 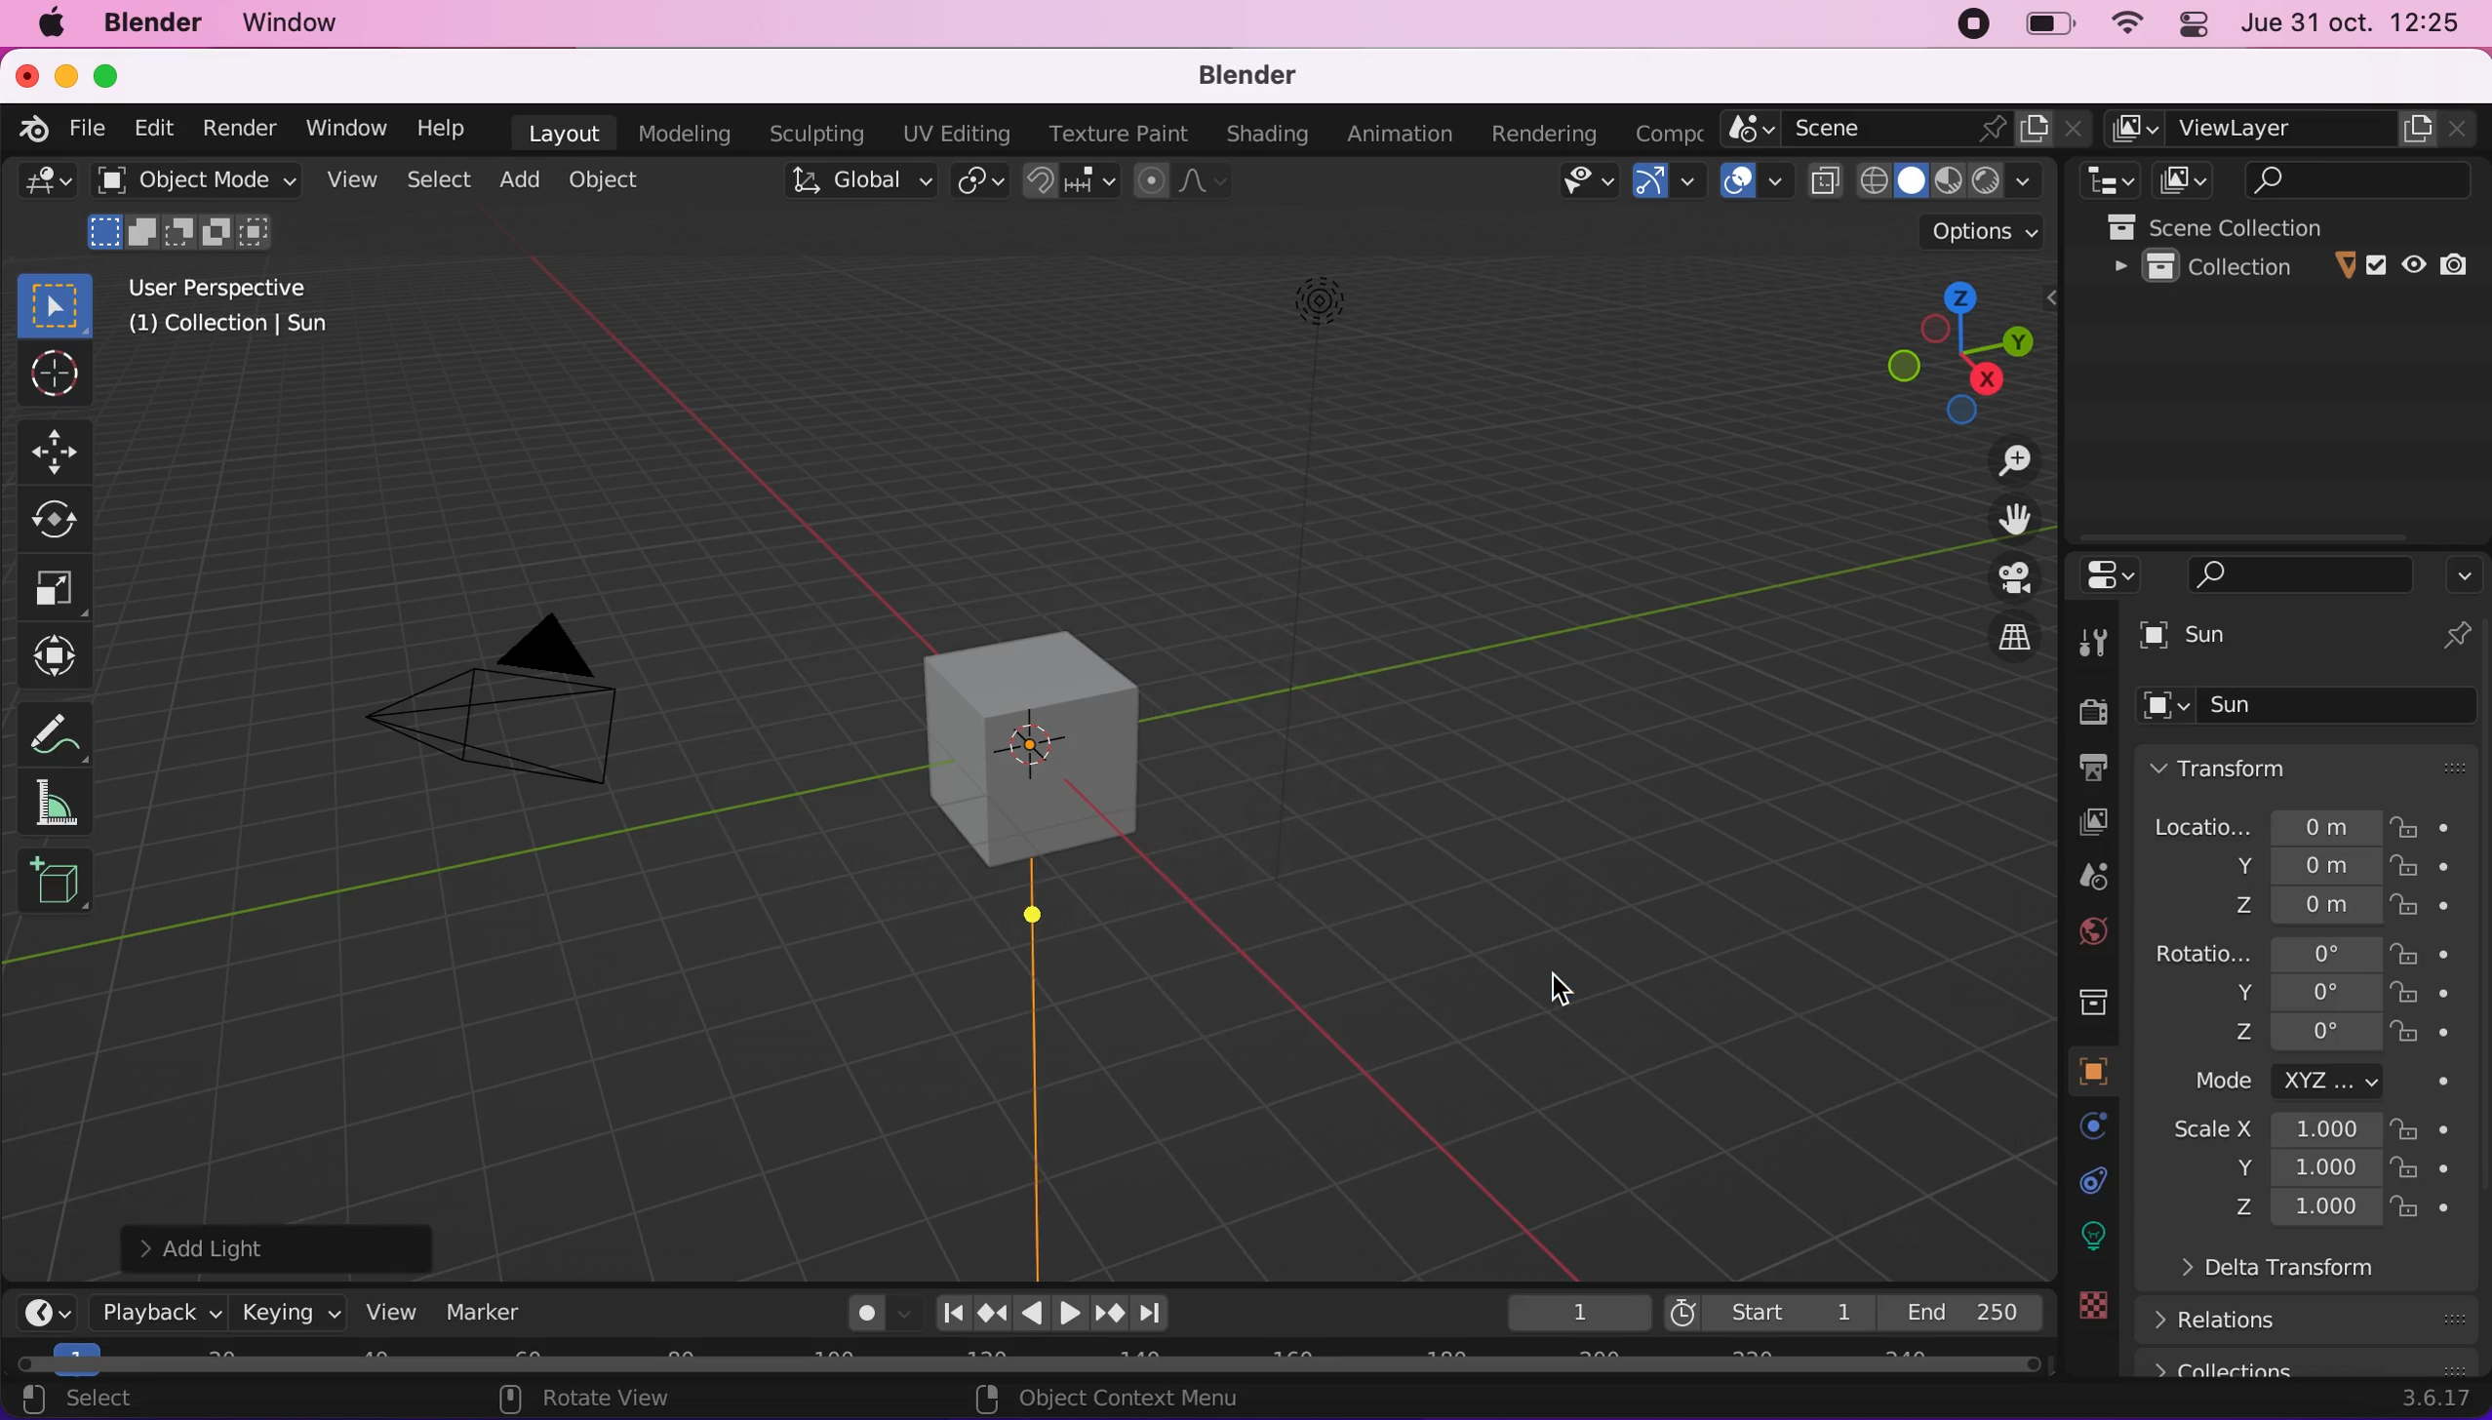 What do you see at coordinates (2085, 1181) in the screenshot?
I see `particles` at bounding box center [2085, 1181].